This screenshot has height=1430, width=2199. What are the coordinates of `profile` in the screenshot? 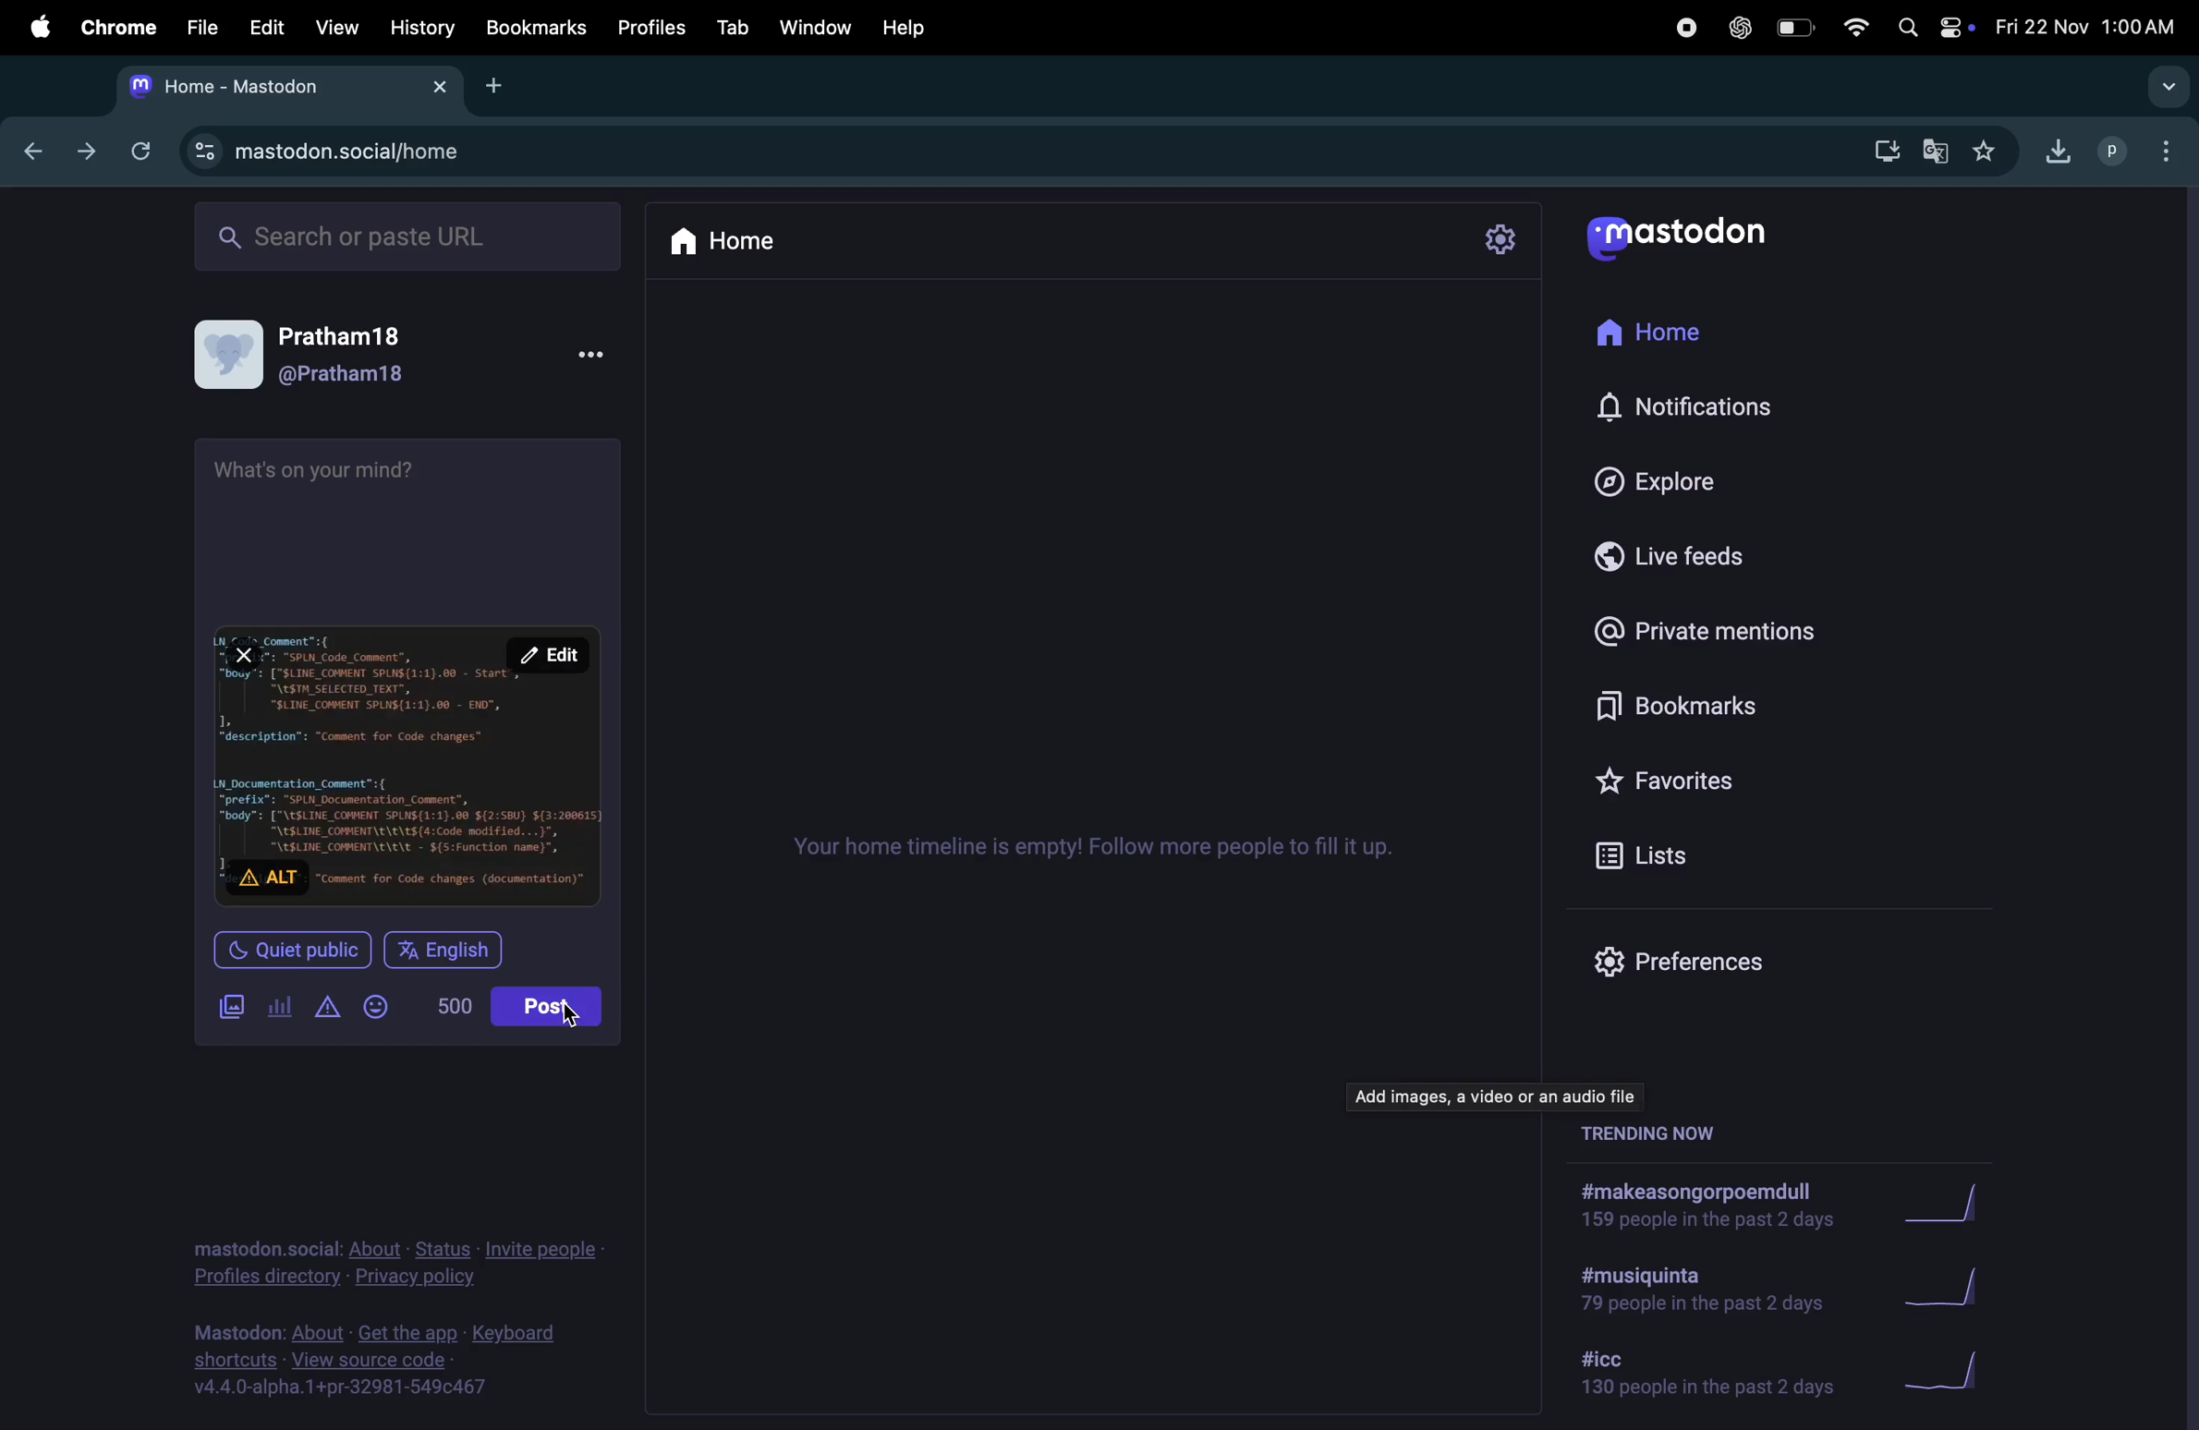 It's located at (2103, 151).